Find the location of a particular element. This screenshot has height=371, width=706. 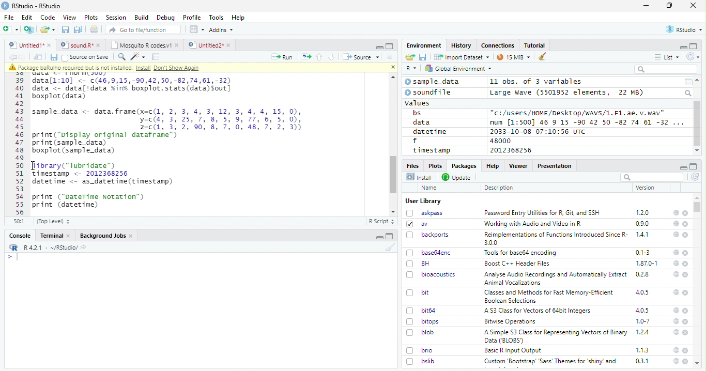

0.2.8 is located at coordinates (643, 274).